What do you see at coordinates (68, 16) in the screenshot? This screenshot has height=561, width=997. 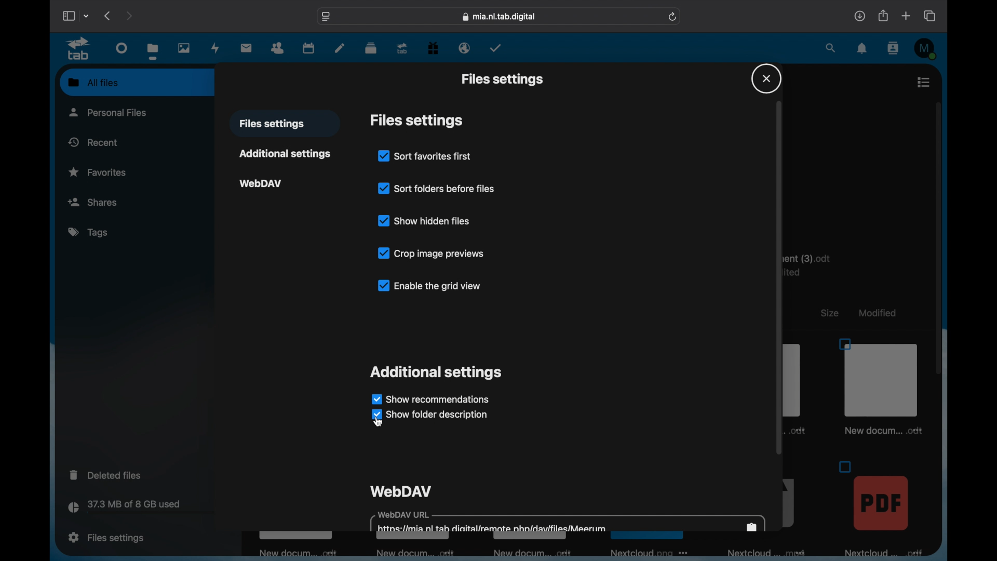 I see `show sidebar` at bounding box center [68, 16].